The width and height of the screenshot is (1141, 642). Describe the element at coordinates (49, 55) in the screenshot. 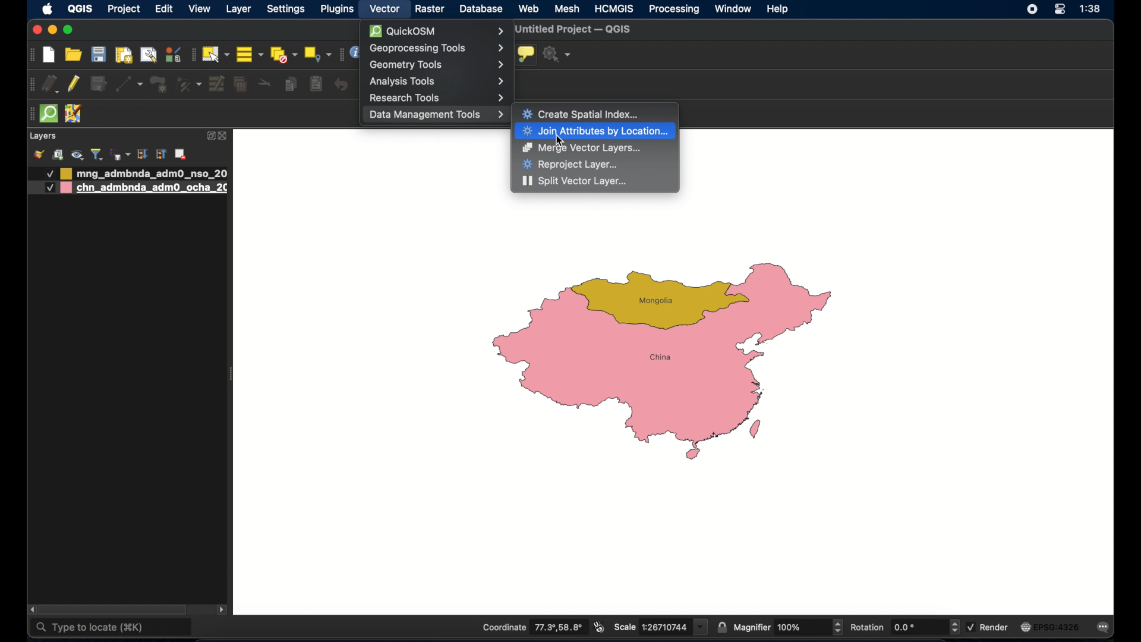

I see `new project` at that location.